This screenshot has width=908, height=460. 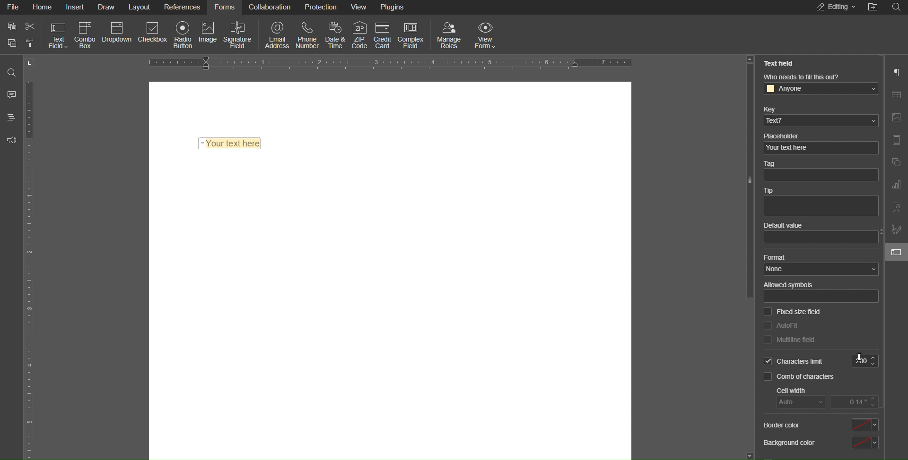 What do you see at coordinates (396, 6) in the screenshot?
I see `Plugins` at bounding box center [396, 6].